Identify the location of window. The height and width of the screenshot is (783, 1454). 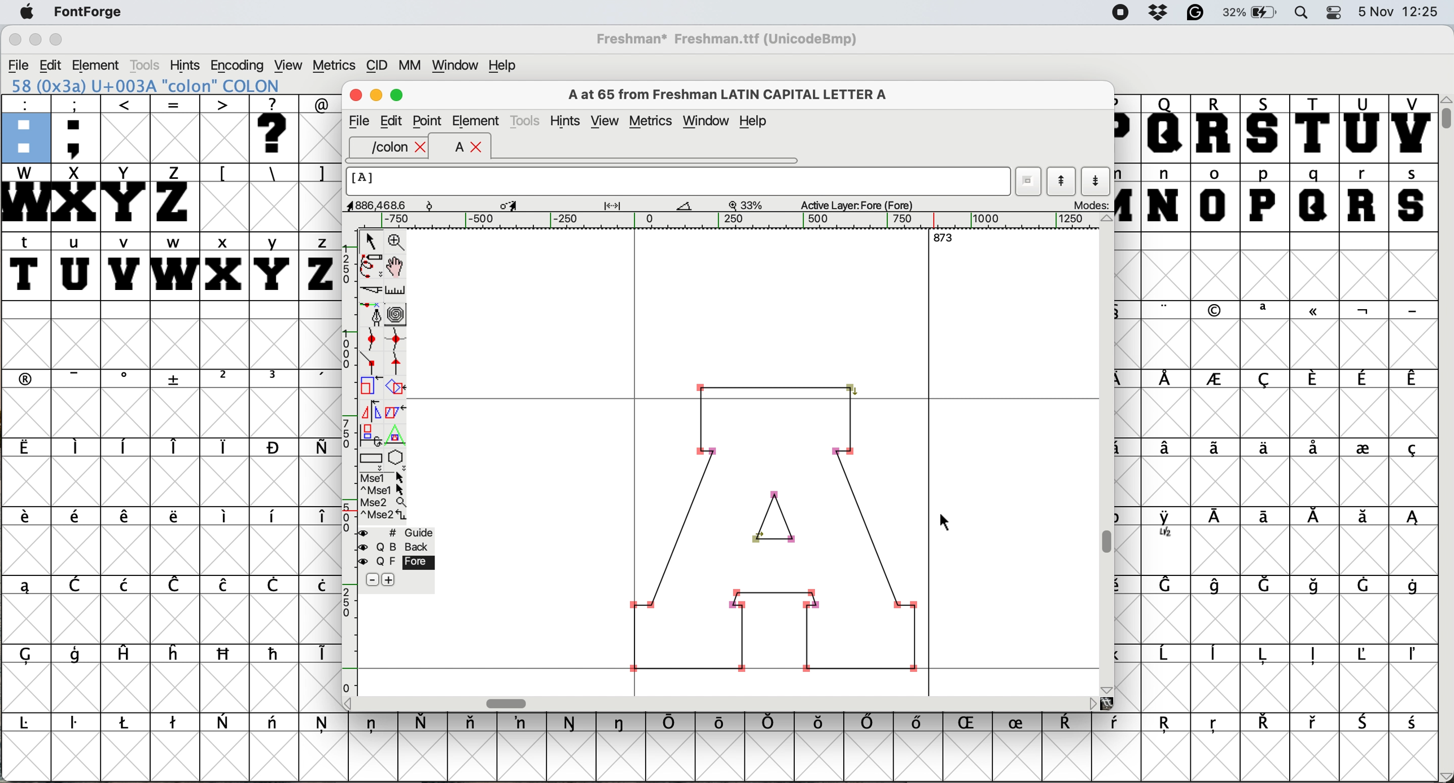
(707, 120).